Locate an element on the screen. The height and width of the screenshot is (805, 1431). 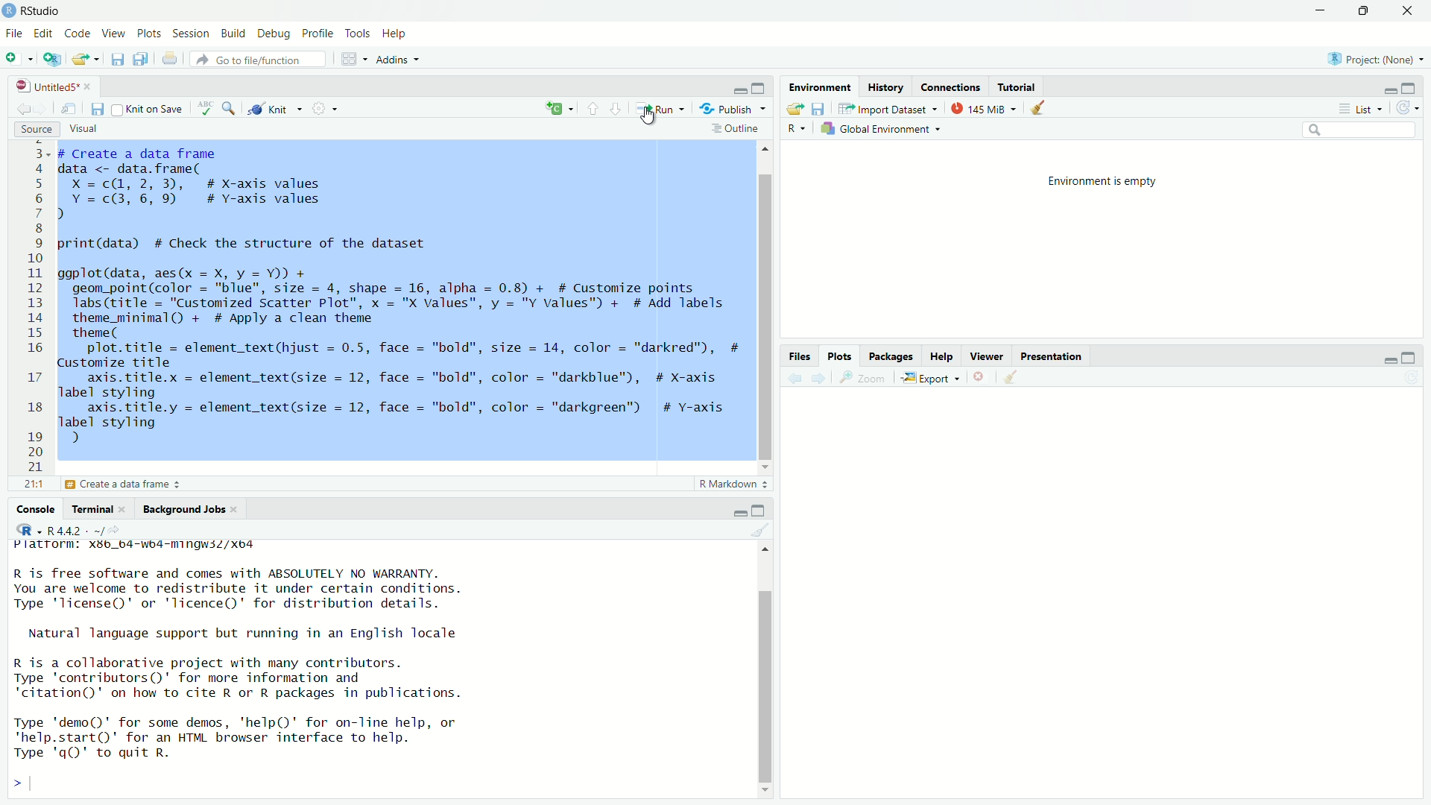
R studio is located at coordinates (41, 11).